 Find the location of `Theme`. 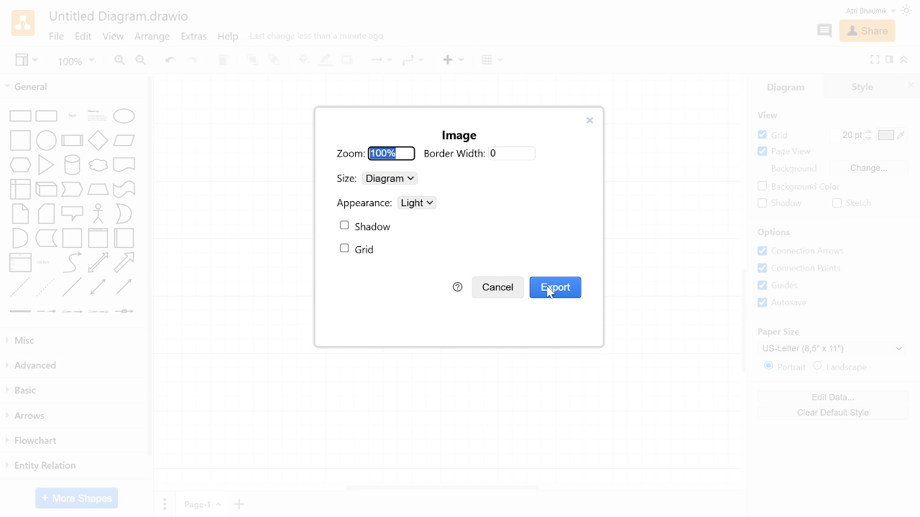

Theme is located at coordinates (907, 10).